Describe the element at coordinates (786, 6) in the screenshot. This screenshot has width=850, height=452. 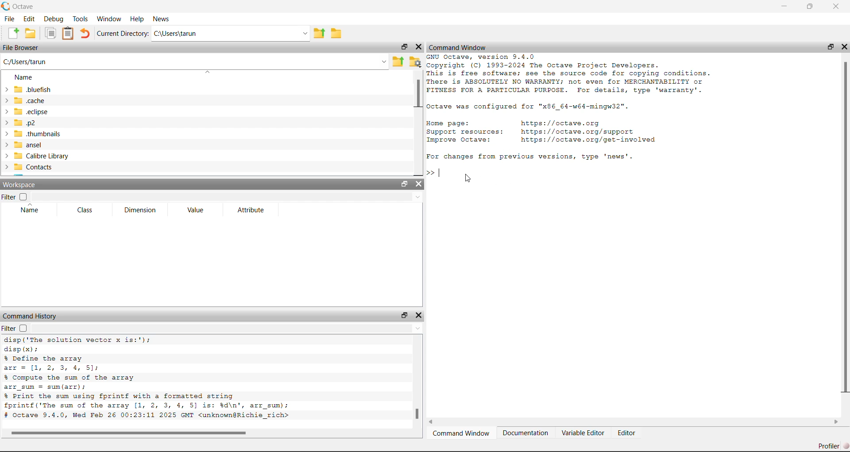
I see `Minimize` at that location.